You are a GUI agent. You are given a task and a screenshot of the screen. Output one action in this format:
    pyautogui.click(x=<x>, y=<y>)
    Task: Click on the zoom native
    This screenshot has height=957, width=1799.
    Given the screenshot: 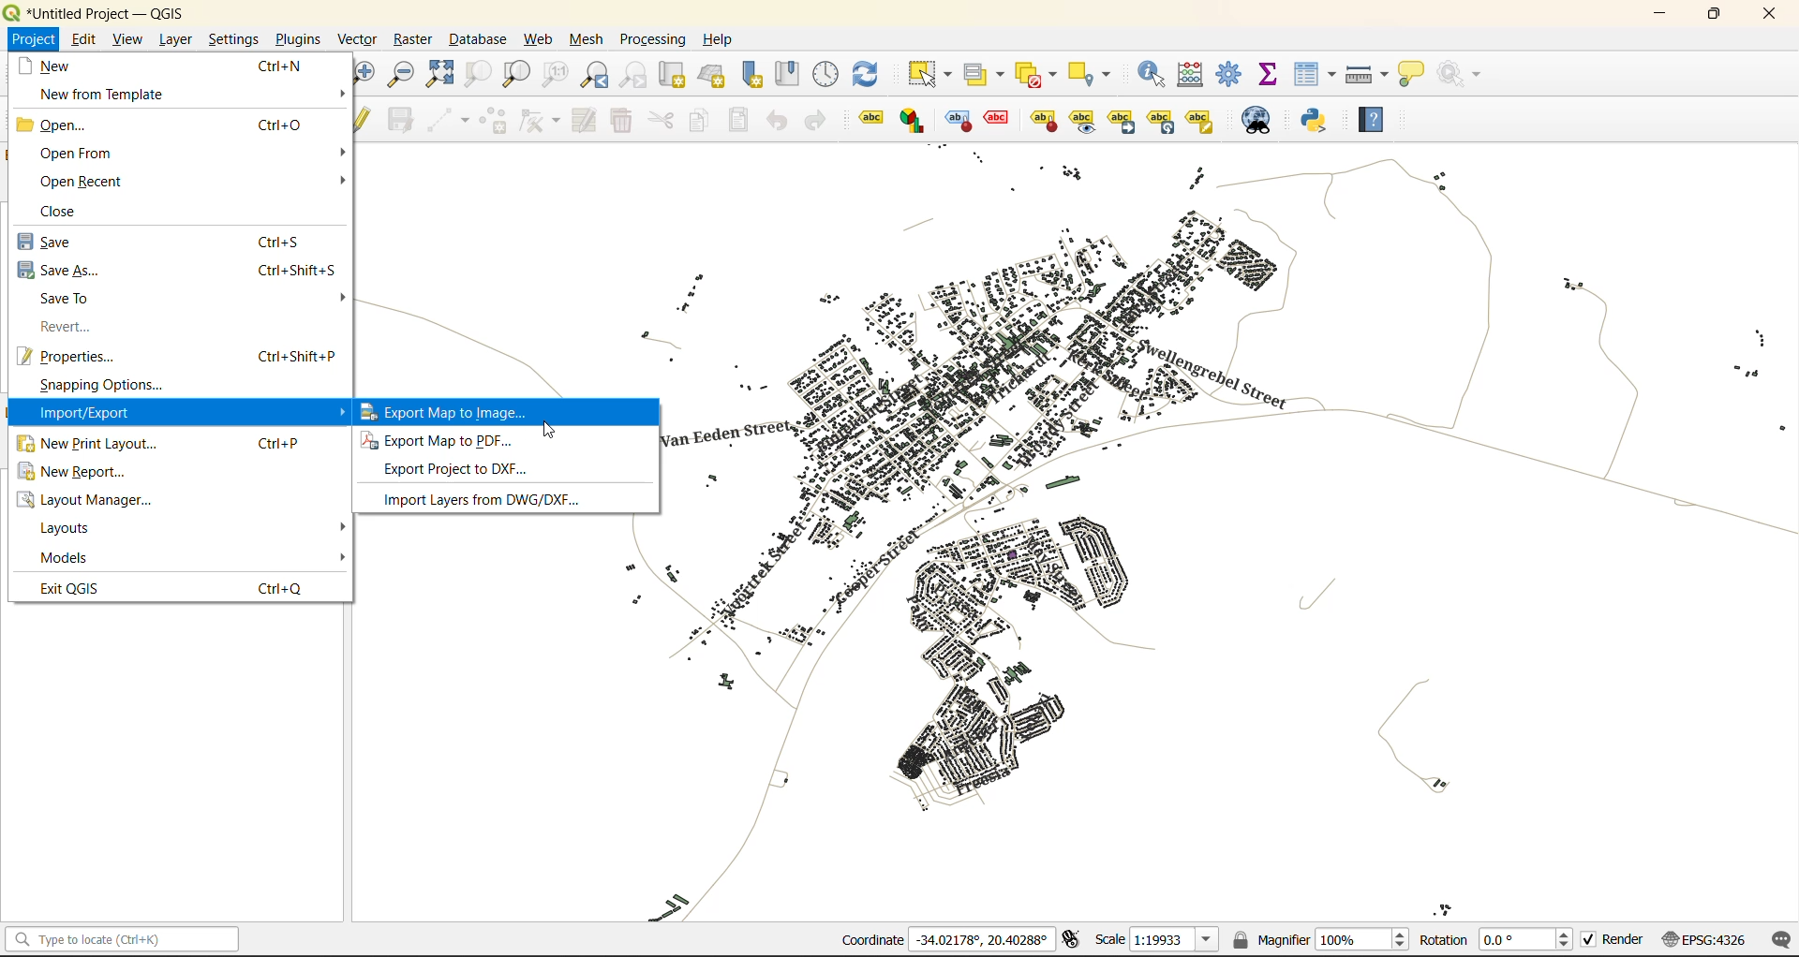 What is the action you would take?
    pyautogui.click(x=556, y=75)
    